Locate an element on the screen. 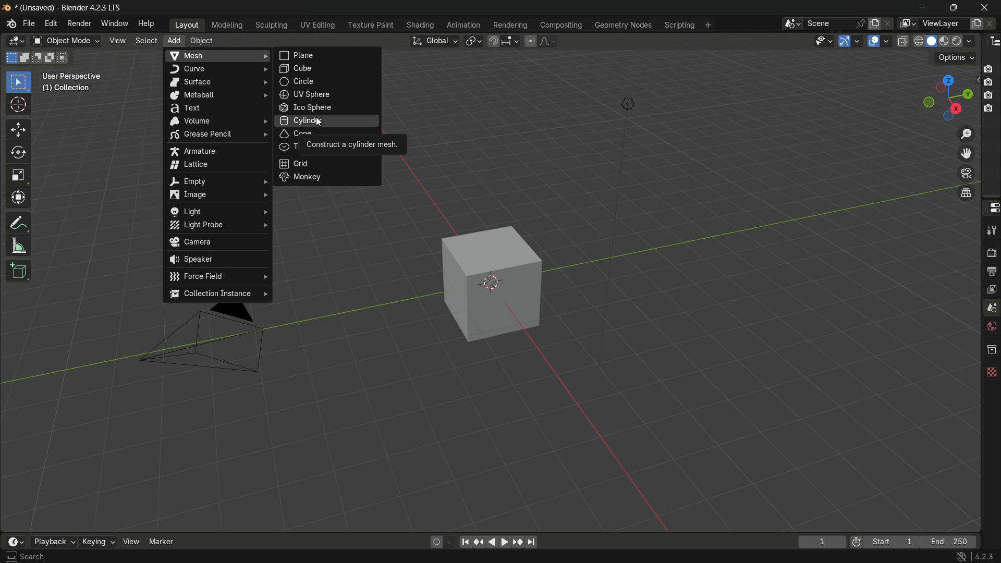  object mode is located at coordinates (65, 41).